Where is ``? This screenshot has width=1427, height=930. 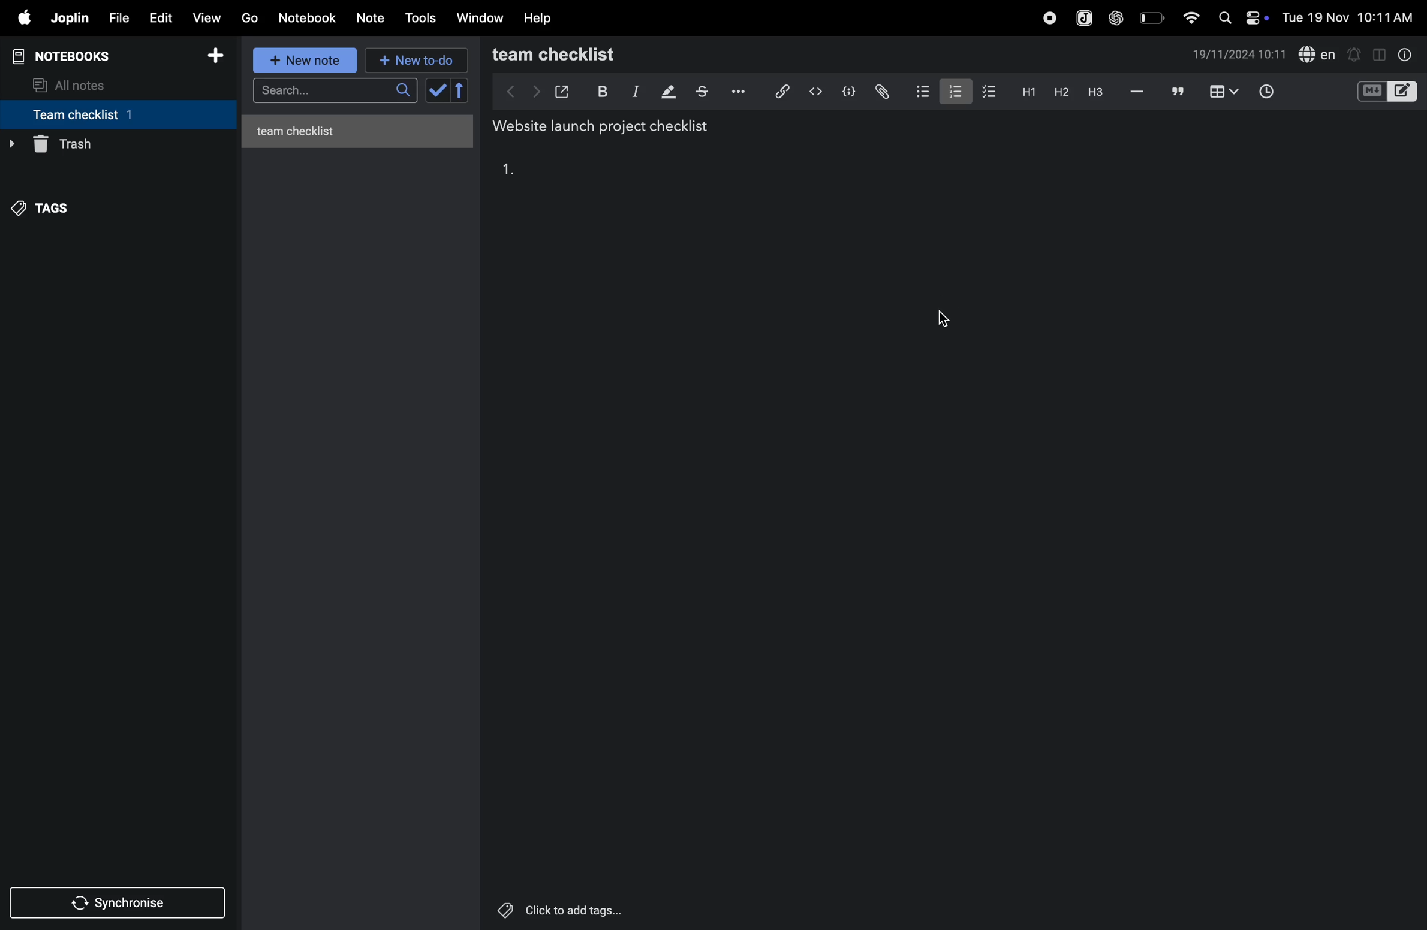
 is located at coordinates (575, 910).